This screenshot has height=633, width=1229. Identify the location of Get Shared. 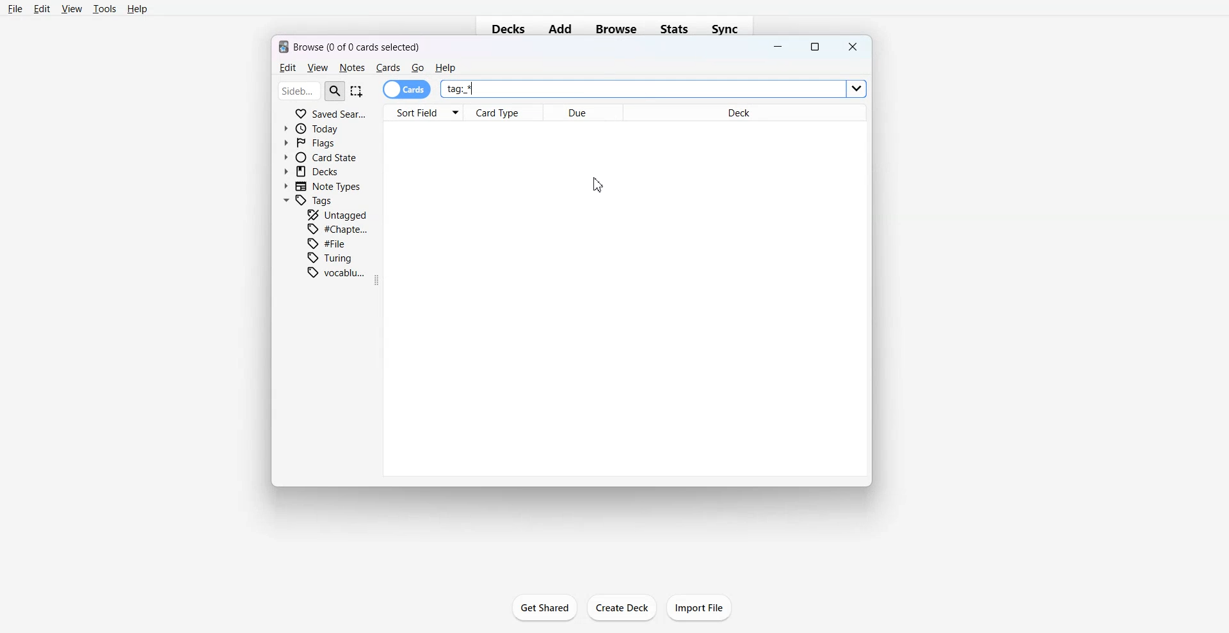
(544, 607).